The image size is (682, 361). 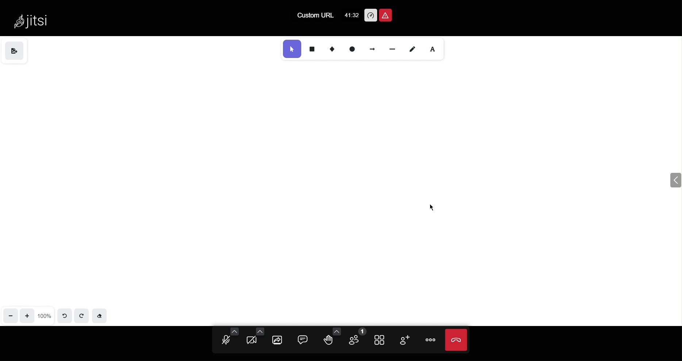 What do you see at coordinates (457, 339) in the screenshot?
I see `Close video` at bounding box center [457, 339].